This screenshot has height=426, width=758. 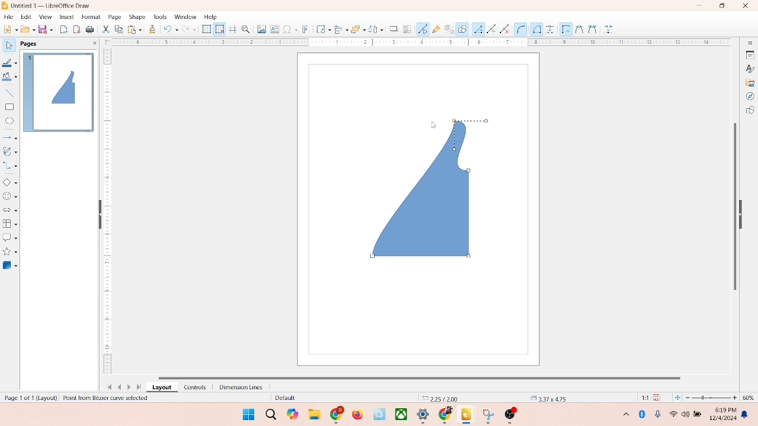 What do you see at coordinates (701, 5) in the screenshot?
I see `minimize` at bounding box center [701, 5].